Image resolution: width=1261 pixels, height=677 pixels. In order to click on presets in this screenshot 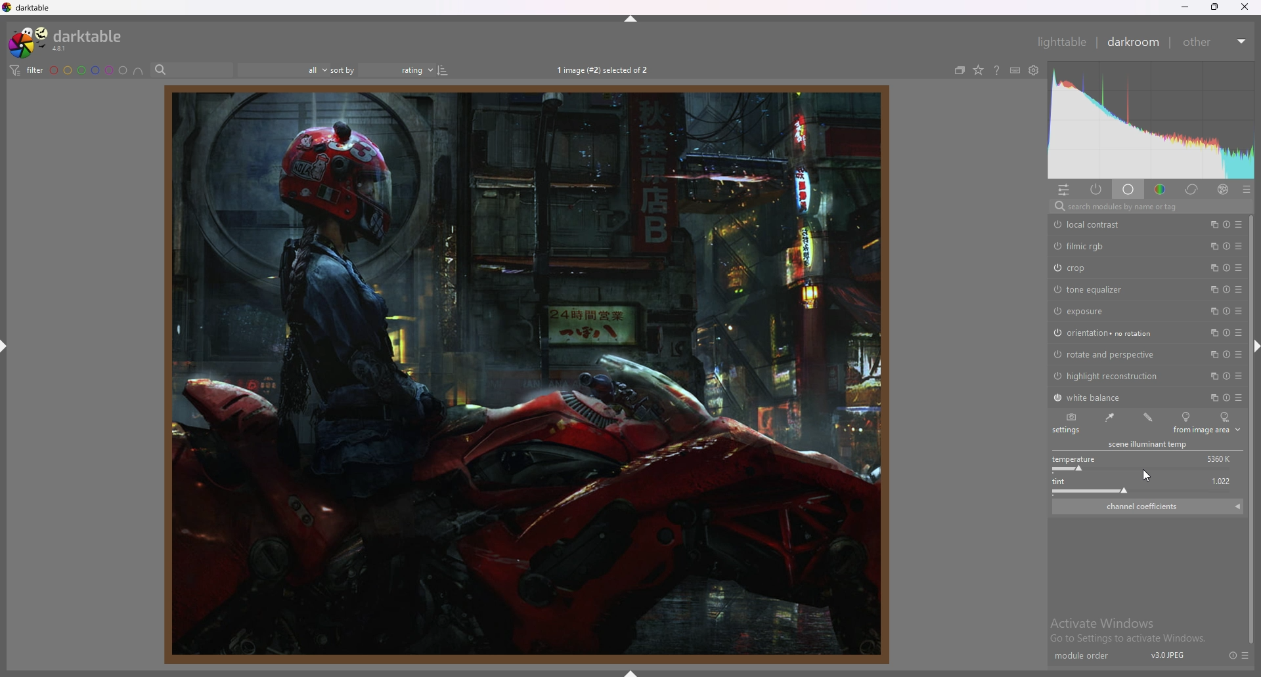, I will do `click(1239, 398)`.